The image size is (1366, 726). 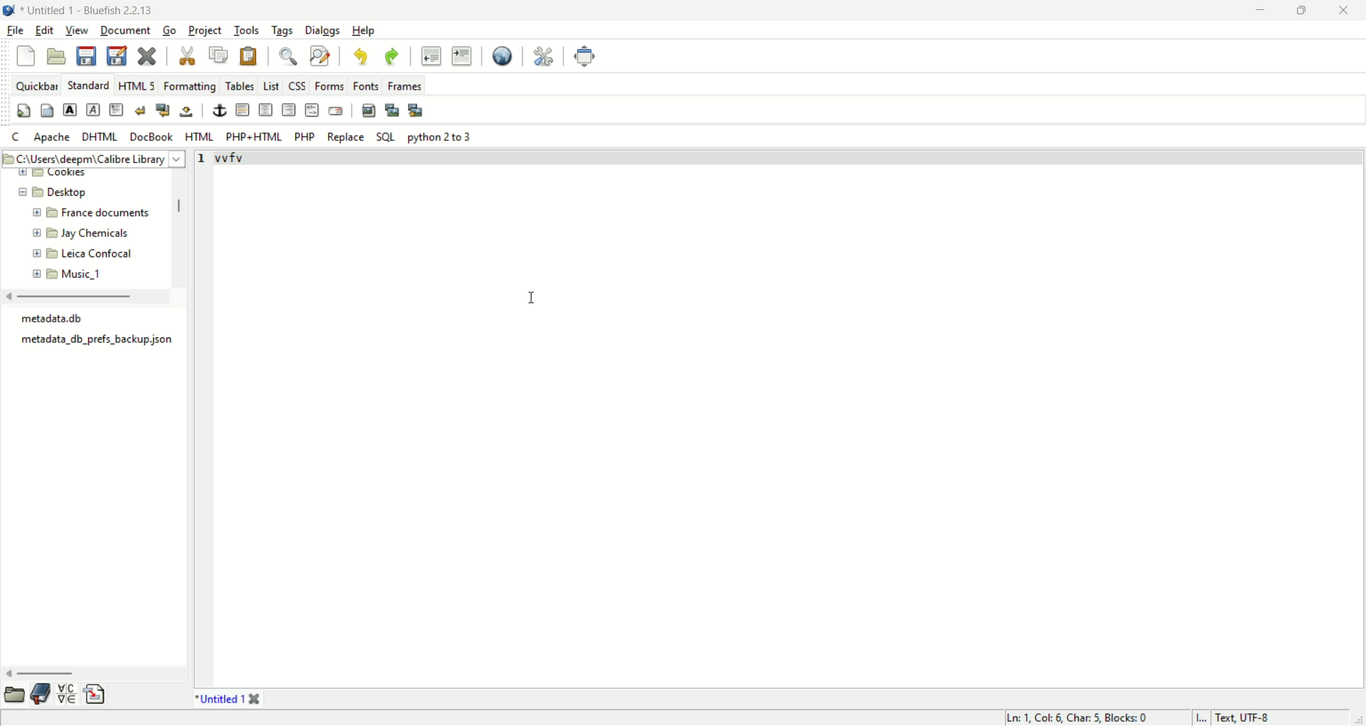 What do you see at coordinates (287, 57) in the screenshot?
I see `show find bar` at bounding box center [287, 57].